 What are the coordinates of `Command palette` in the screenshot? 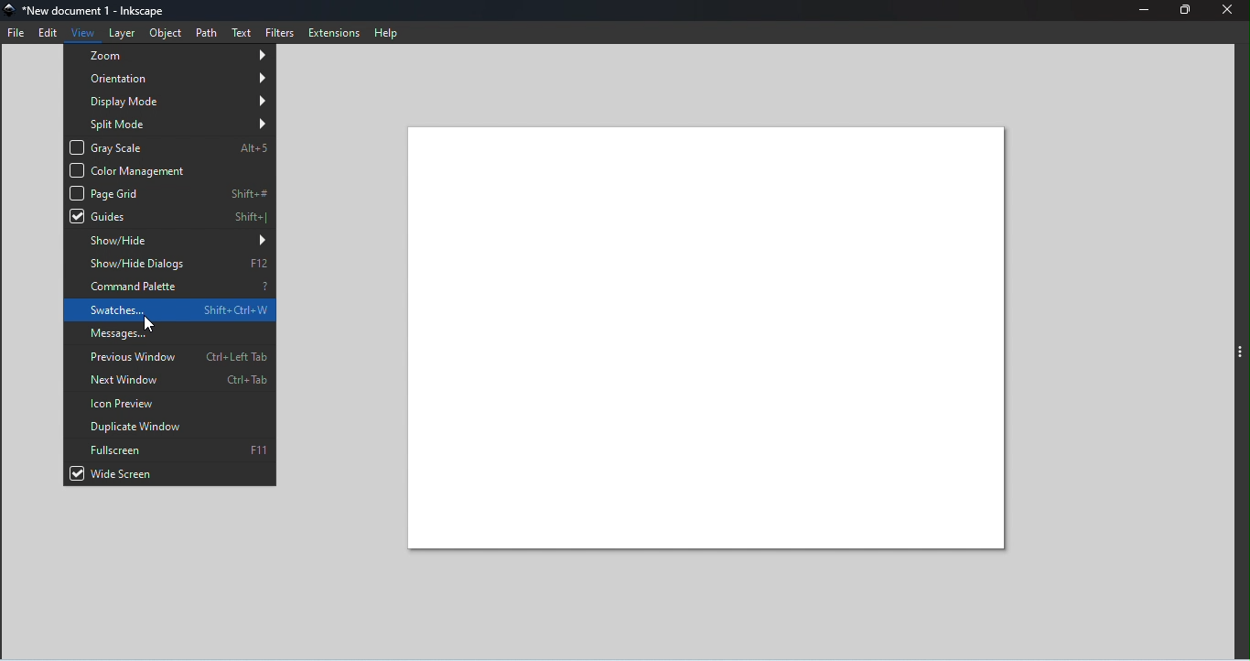 It's located at (169, 285).